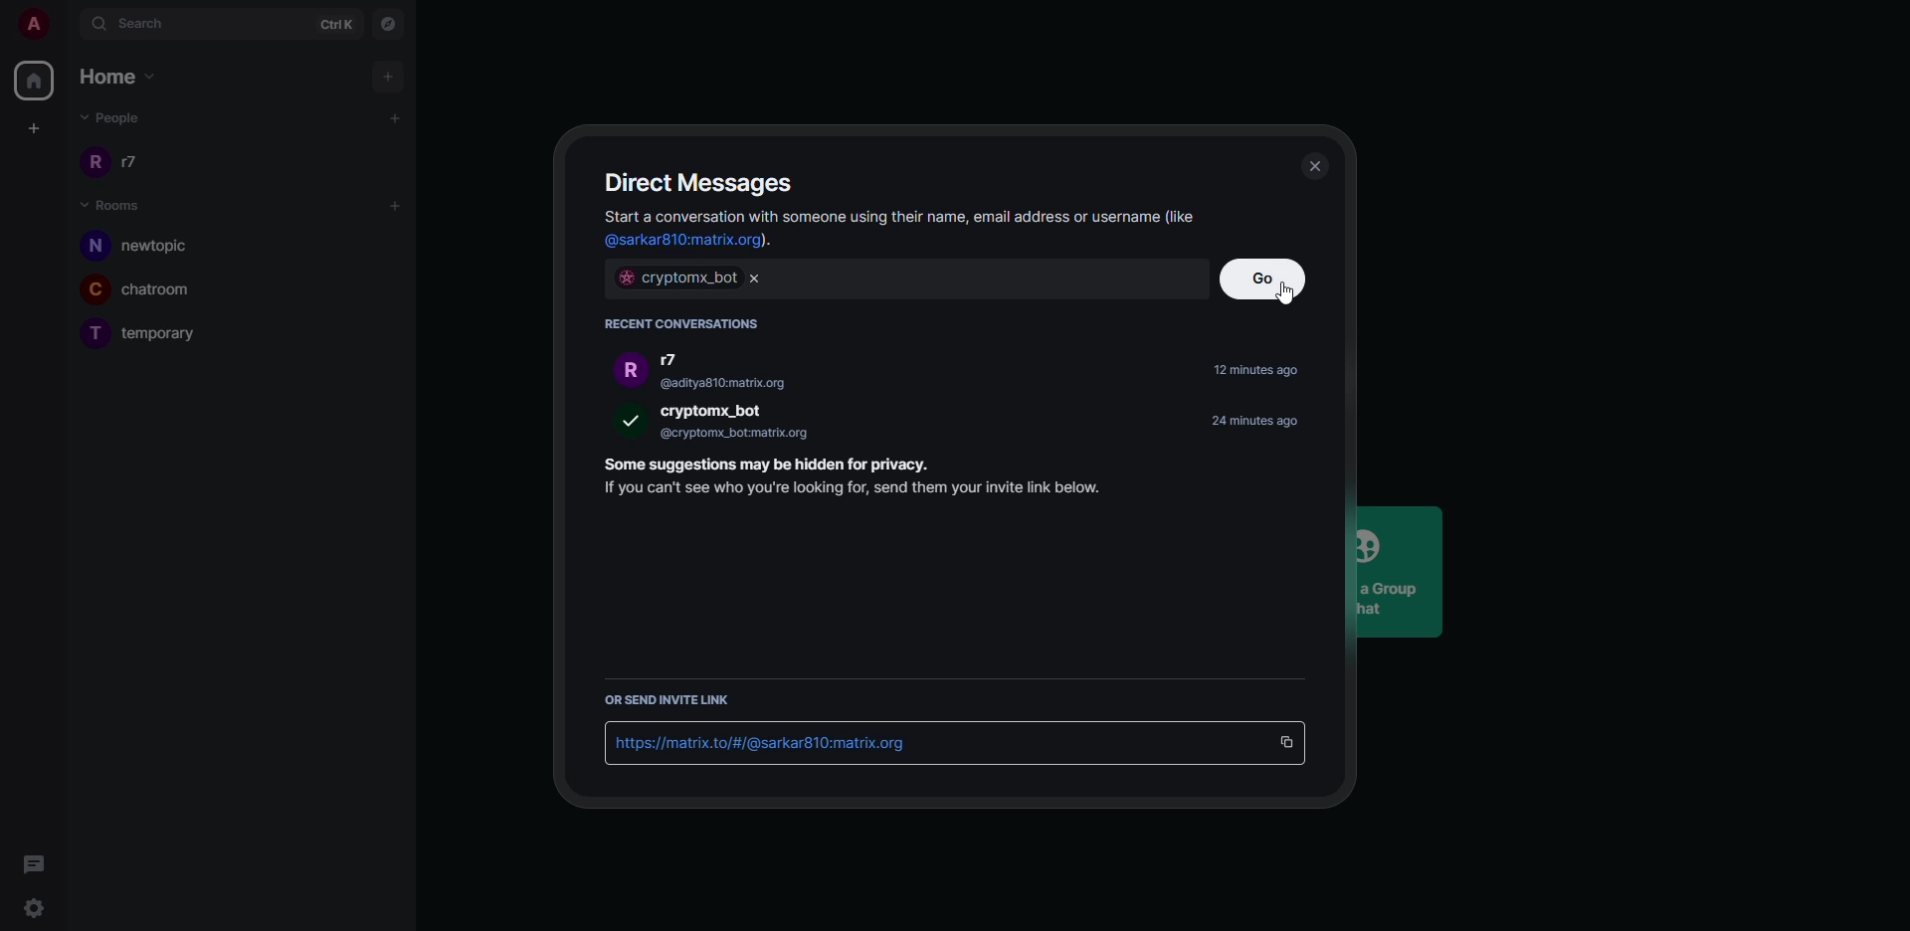 The image size is (1910, 931). I want to click on account, so click(36, 25).